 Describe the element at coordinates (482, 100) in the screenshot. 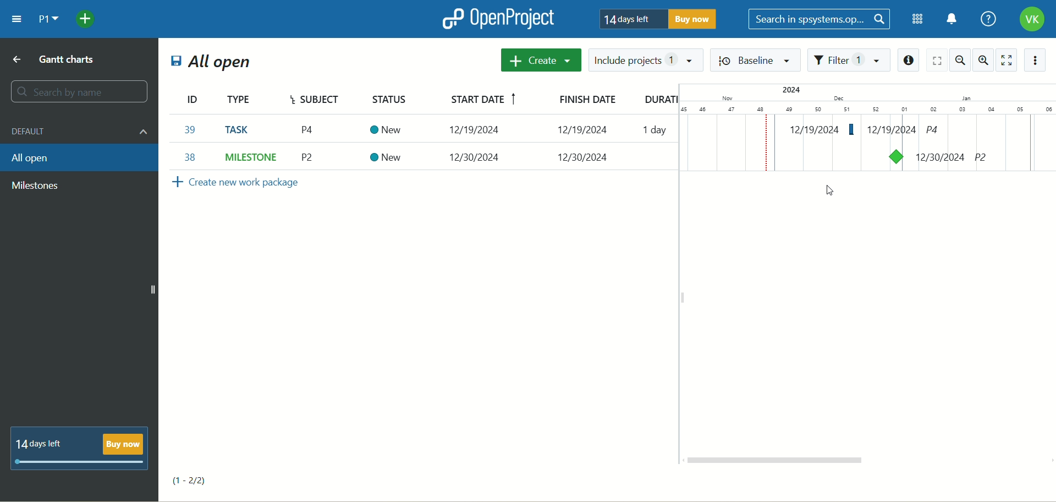

I see `start date` at that location.